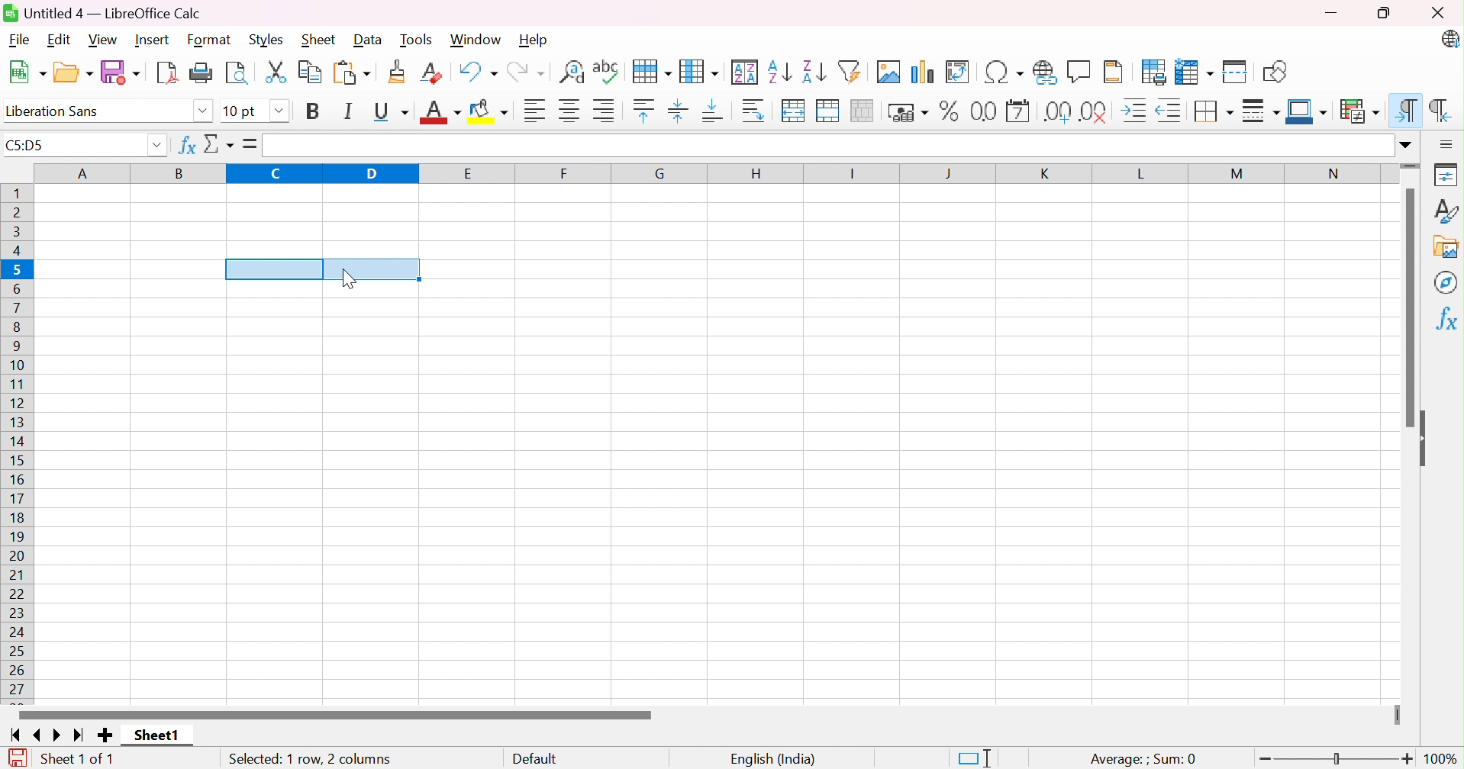  Describe the element at coordinates (814, 69) in the screenshot. I see `Sort Descending` at that location.